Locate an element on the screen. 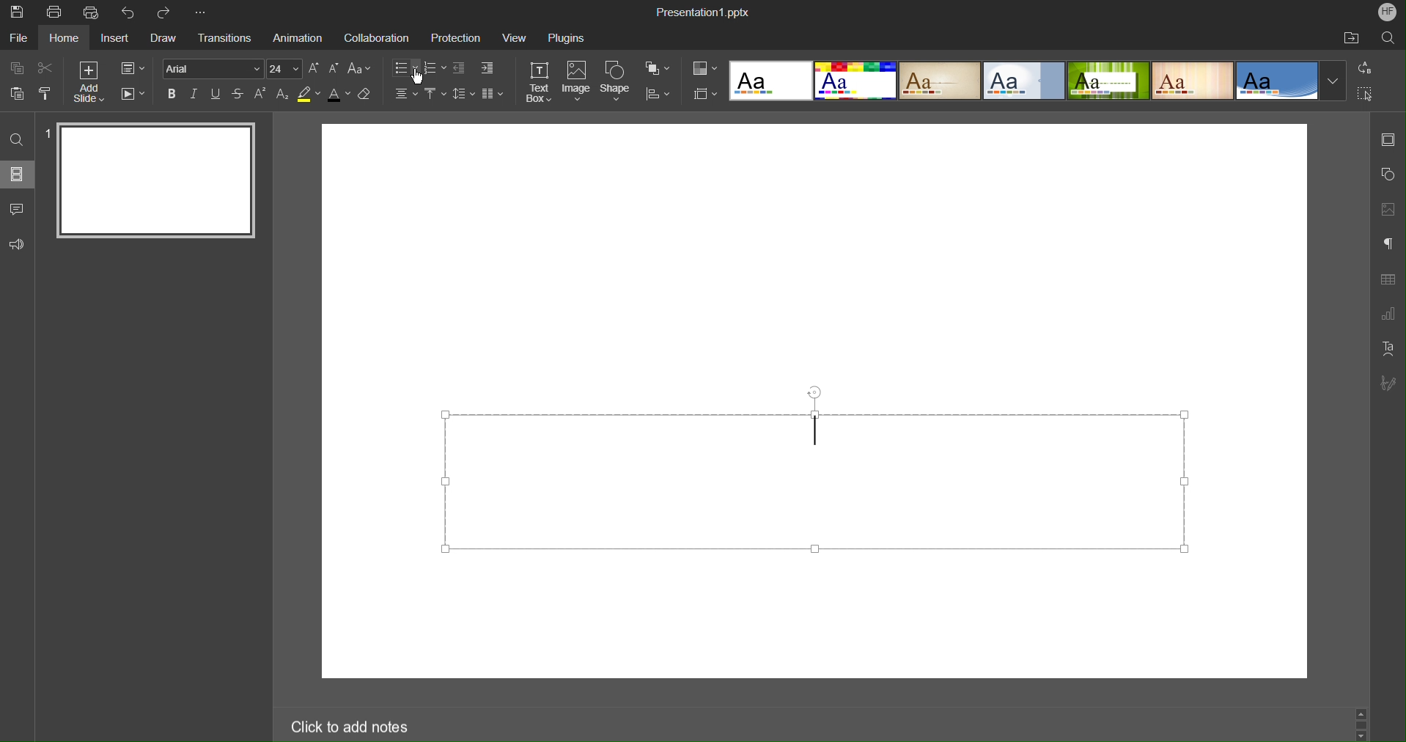 This screenshot has width=1406, height=742. Replace is located at coordinates (1366, 68).